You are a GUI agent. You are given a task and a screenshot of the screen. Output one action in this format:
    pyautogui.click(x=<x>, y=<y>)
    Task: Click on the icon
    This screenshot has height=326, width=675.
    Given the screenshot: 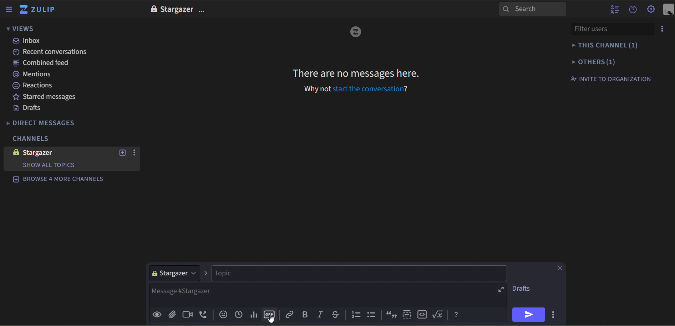 What is the action you would take?
    pyautogui.click(x=456, y=315)
    